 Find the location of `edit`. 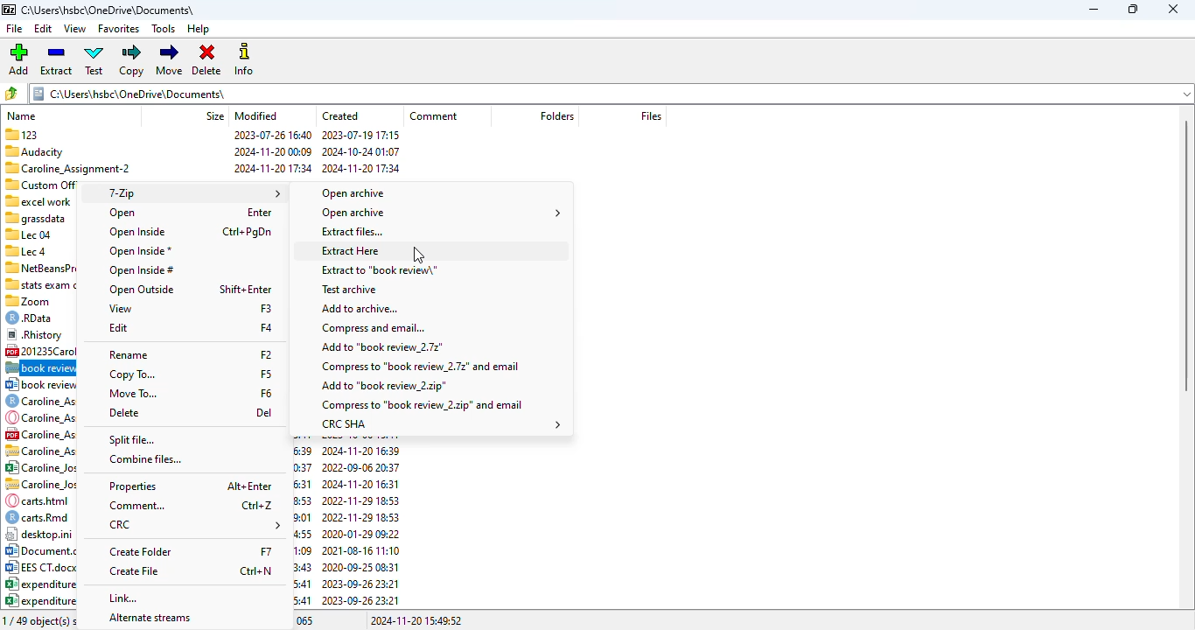

edit is located at coordinates (43, 28).